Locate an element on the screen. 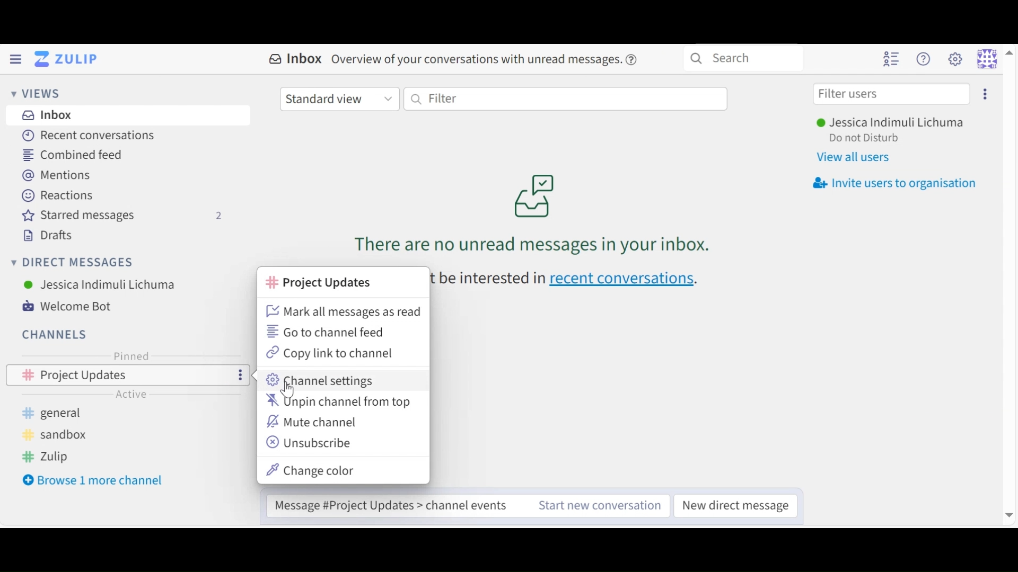 Image resolution: width=1018 pixels, height=572 pixels. Channel name is located at coordinates (320, 282).